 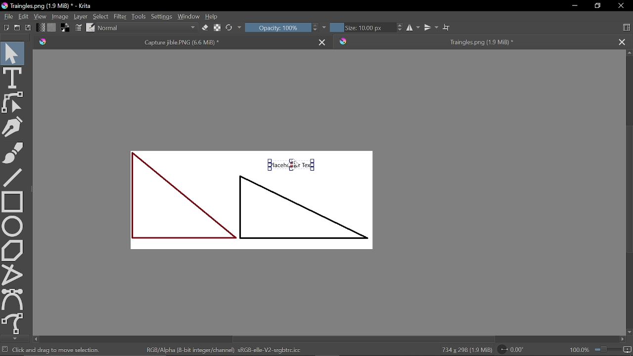 I want to click on Foreground color, so click(x=65, y=28).